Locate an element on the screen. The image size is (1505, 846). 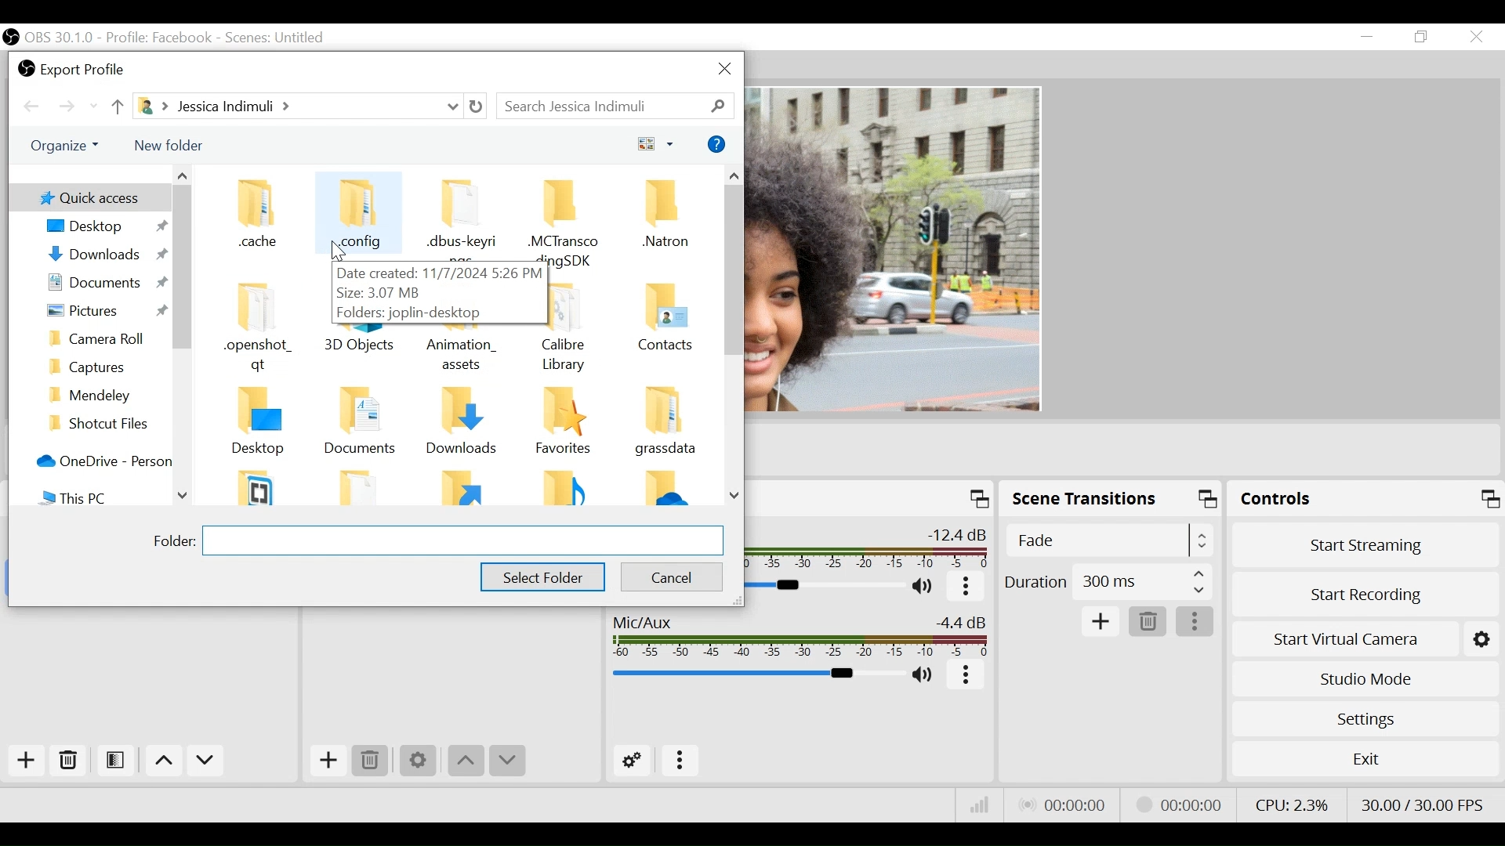
Scroll up is located at coordinates (181, 175).